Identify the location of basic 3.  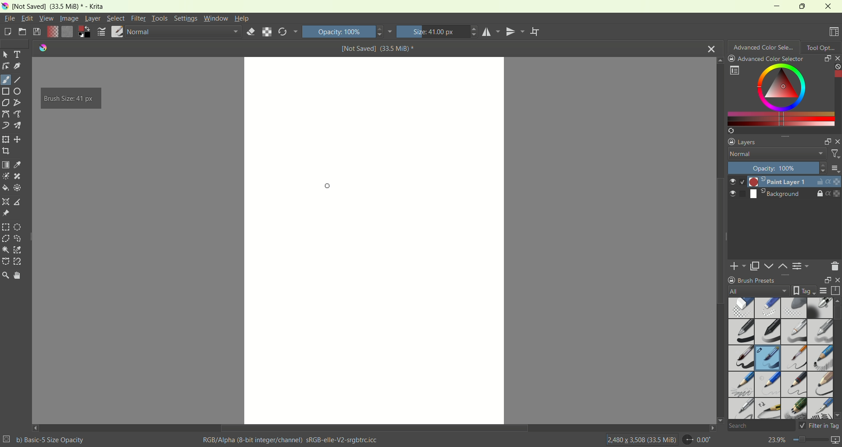
(793, 333).